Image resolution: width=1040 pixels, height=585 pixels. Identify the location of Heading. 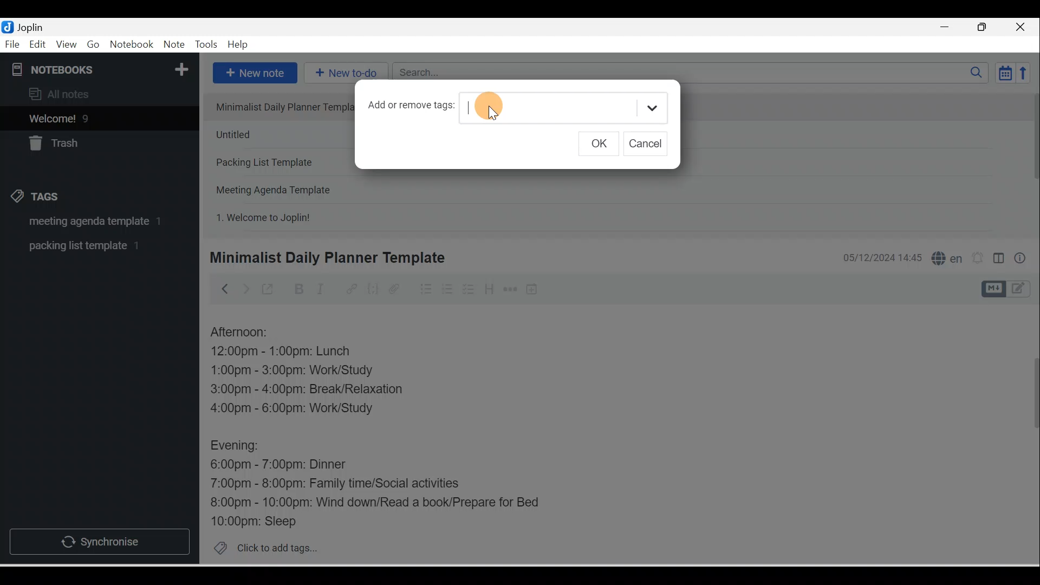
(489, 288).